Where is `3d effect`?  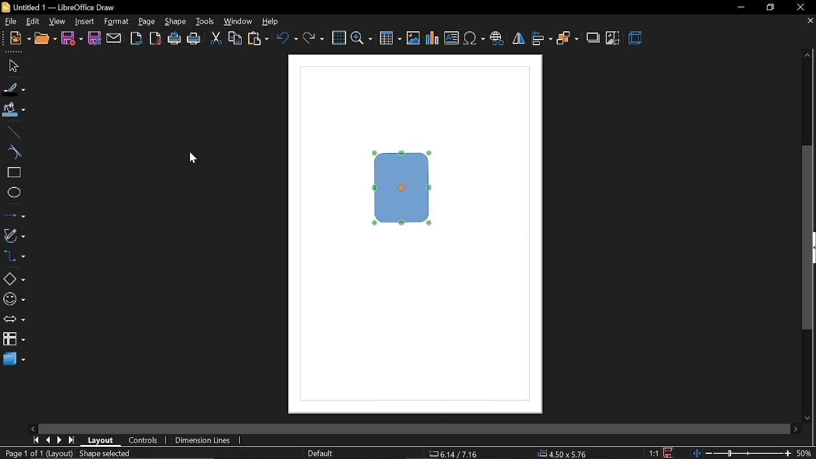
3d effect is located at coordinates (637, 38).